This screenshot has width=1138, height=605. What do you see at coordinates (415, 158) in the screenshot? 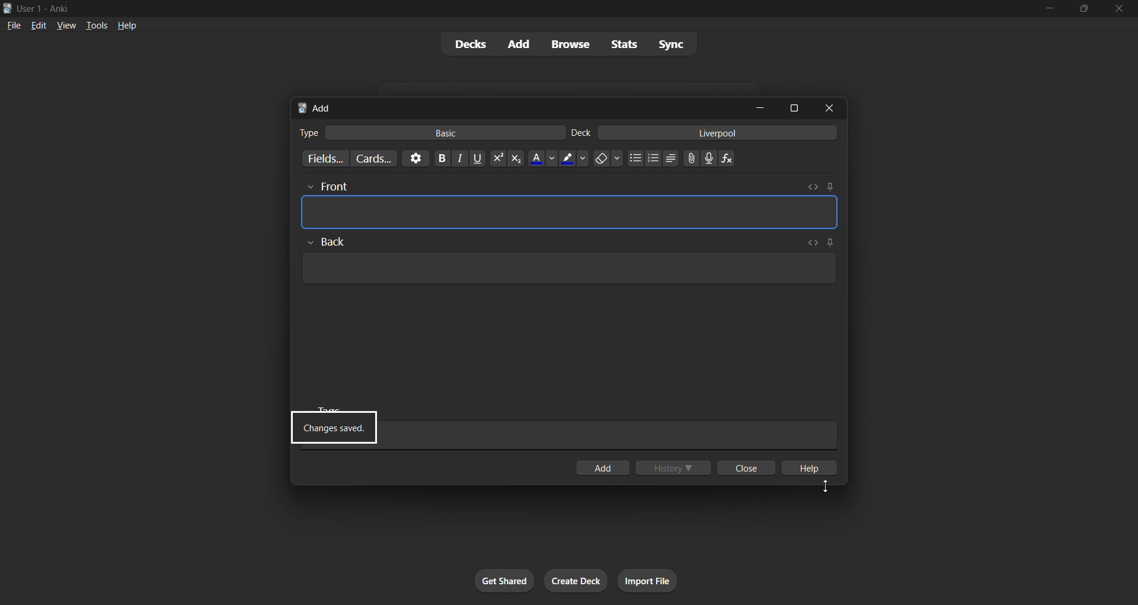
I see `settings` at bounding box center [415, 158].